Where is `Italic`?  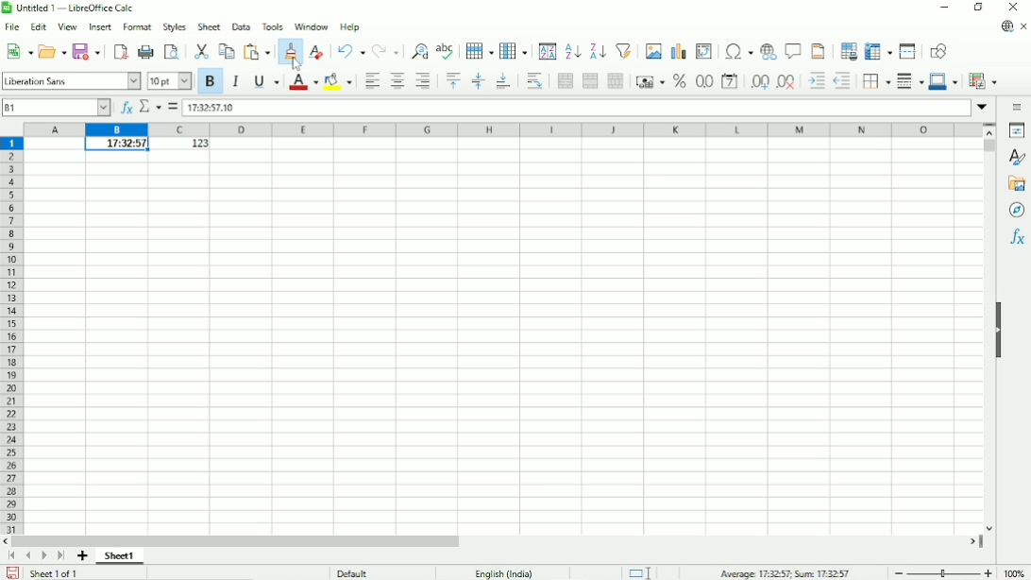 Italic is located at coordinates (234, 81).